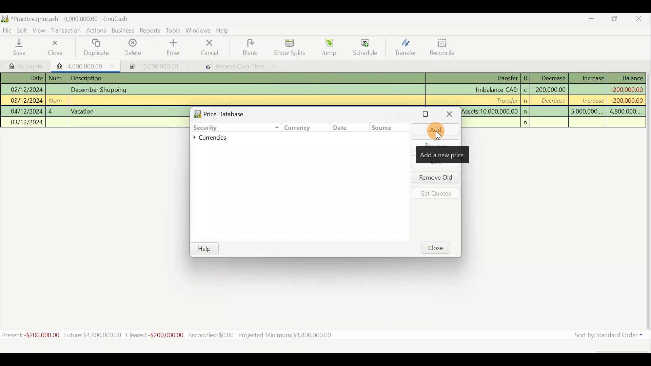 The height and width of the screenshot is (366, 651). Describe the element at coordinates (225, 31) in the screenshot. I see `Help` at that location.